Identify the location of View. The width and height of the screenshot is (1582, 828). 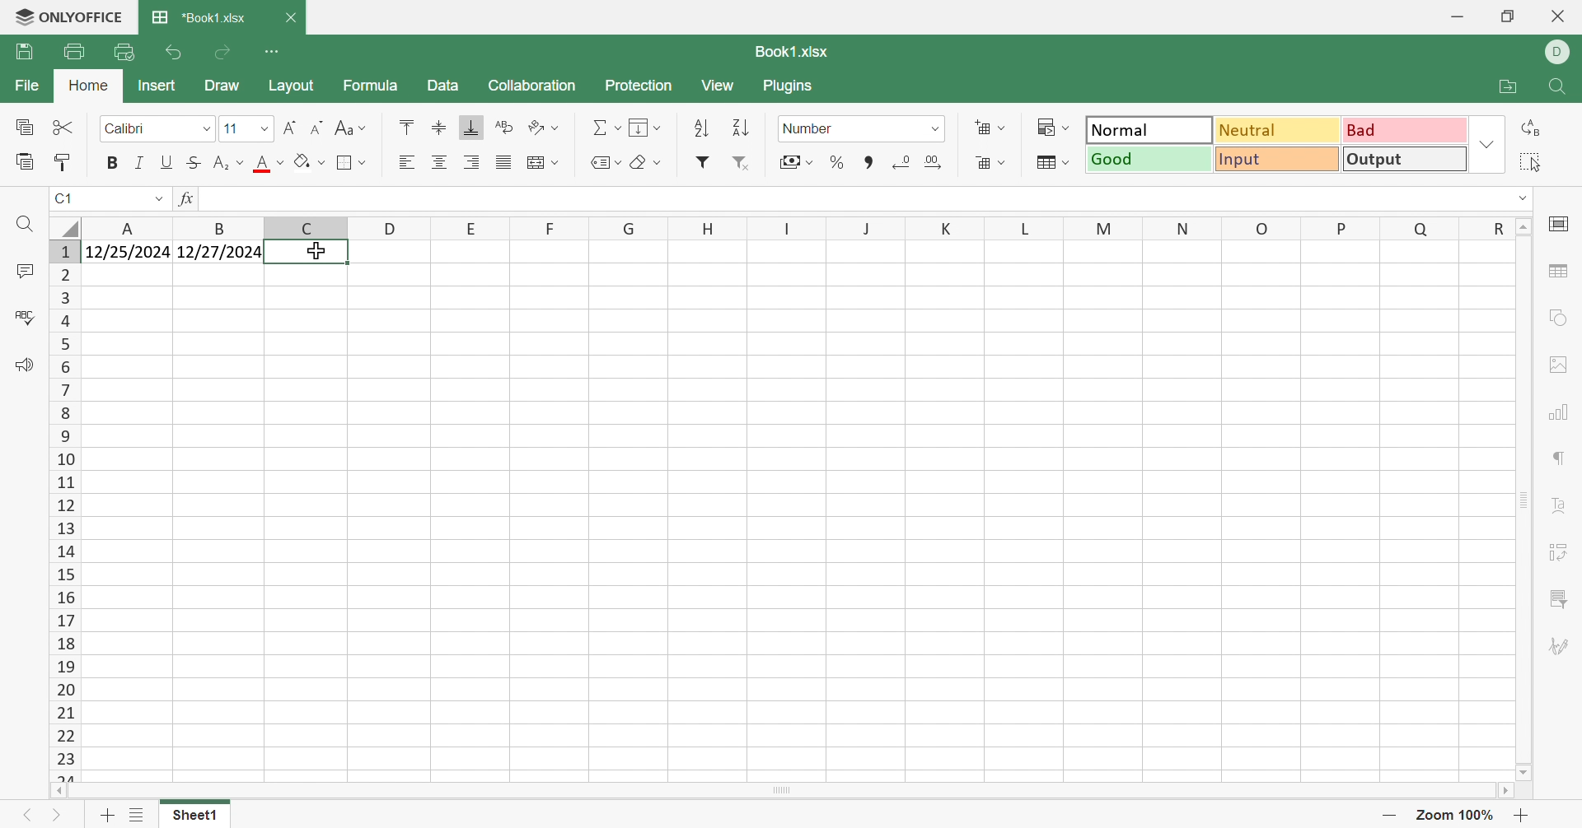
(716, 86).